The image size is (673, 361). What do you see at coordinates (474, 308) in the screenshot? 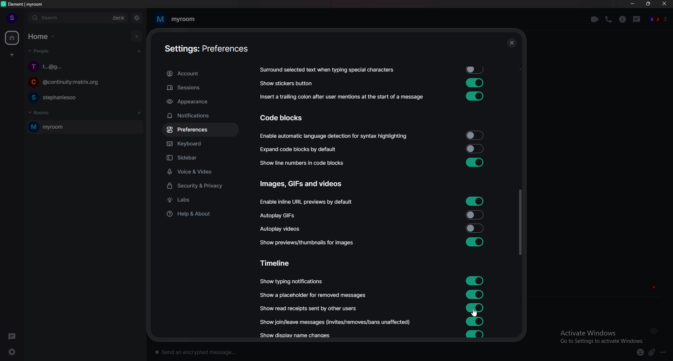
I see `toggle` at bounding box center [474, 308].